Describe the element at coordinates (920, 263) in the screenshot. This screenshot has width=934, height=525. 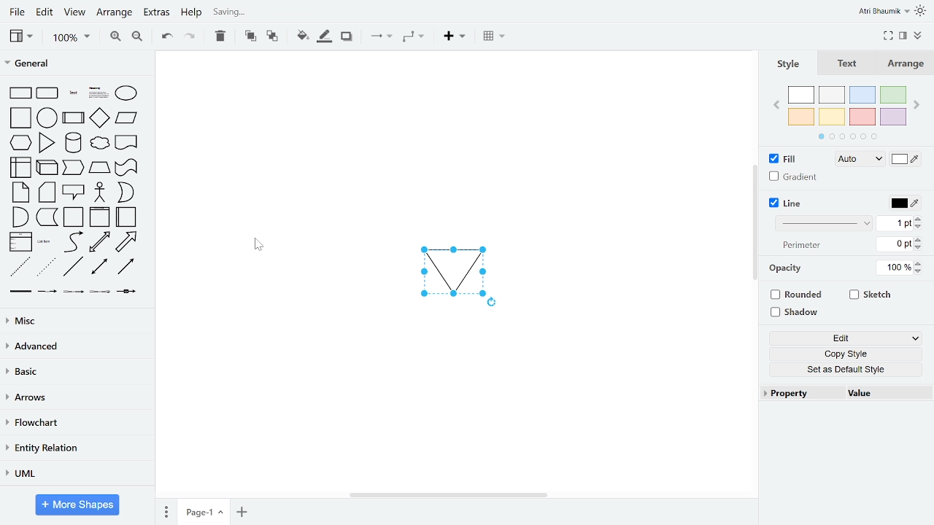
I see `increase opacity` at that location.